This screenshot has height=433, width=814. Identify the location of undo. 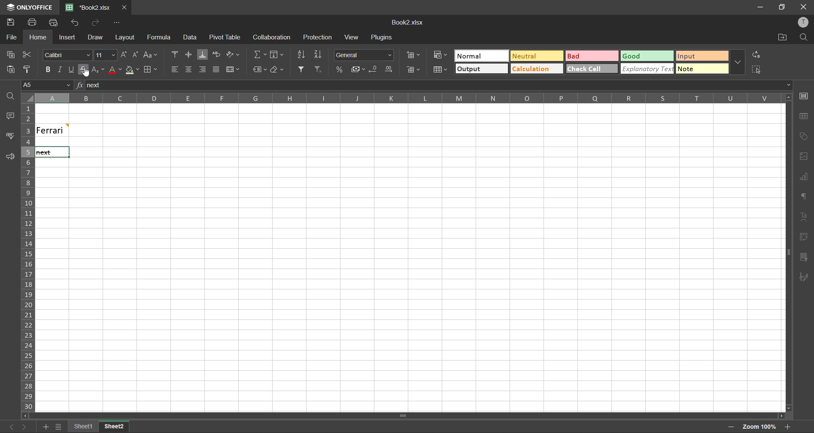
(76, 23).